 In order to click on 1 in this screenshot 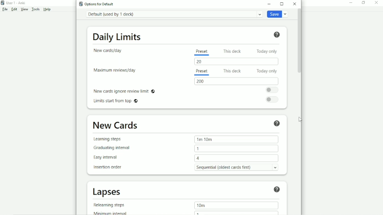, I will do `click(236, 148)`.